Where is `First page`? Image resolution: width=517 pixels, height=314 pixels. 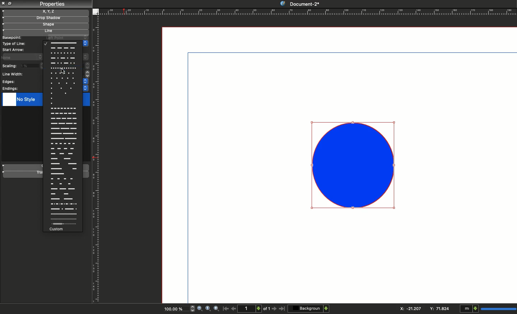
First page is located at coordinates (226, 308).